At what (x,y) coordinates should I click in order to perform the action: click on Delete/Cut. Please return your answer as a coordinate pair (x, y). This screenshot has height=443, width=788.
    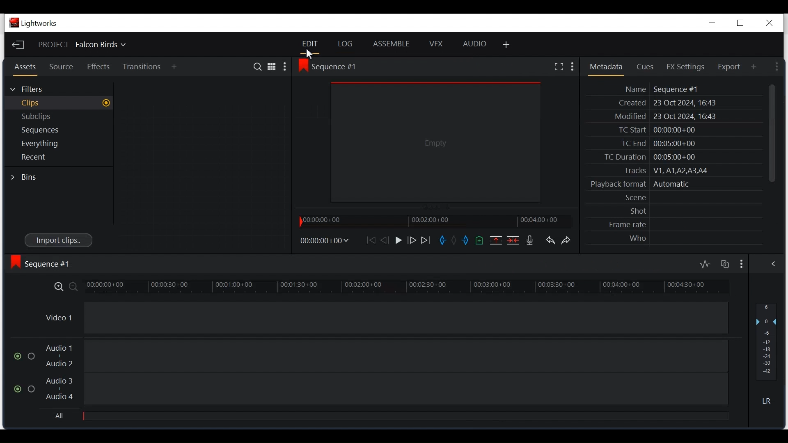
    Looking at the image, I should click on (513, 240).